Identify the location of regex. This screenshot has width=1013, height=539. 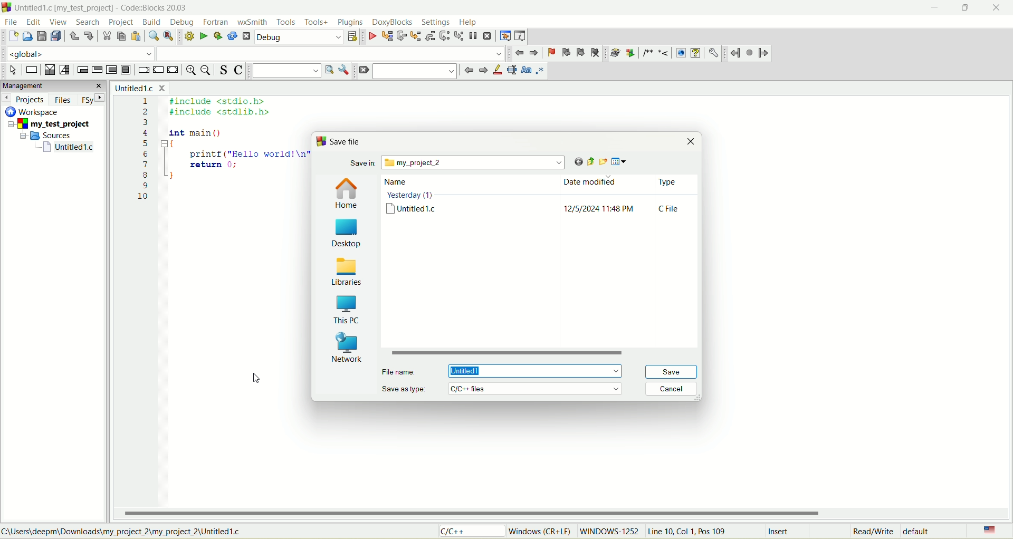
(540, 70).